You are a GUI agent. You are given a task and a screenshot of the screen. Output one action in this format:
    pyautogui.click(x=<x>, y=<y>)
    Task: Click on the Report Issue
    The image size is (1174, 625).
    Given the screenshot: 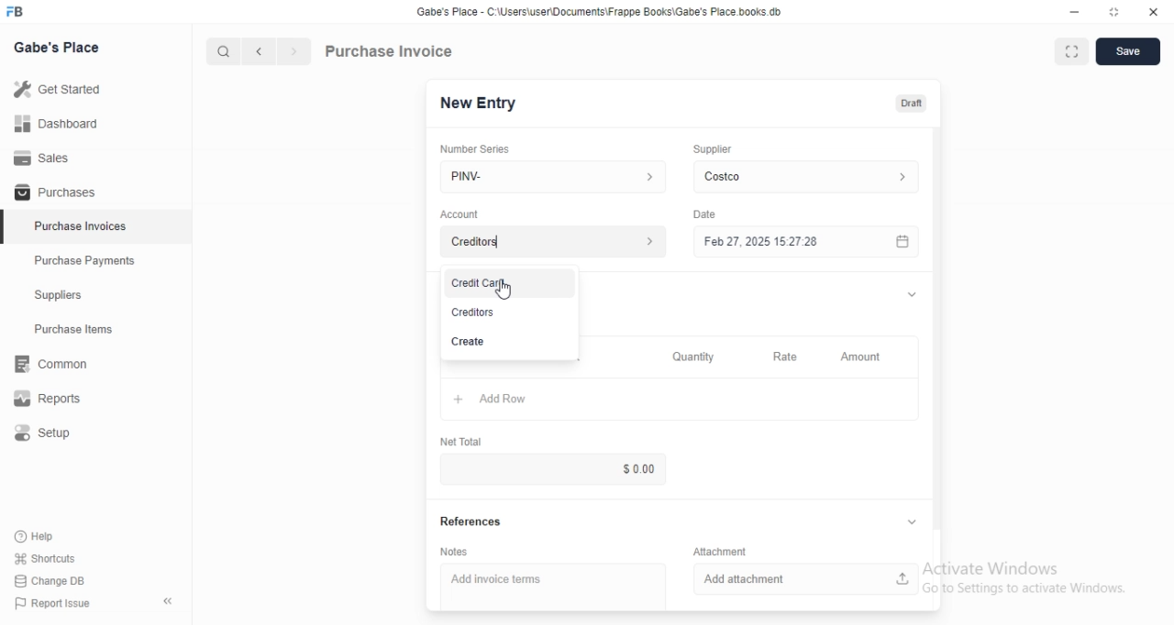 What is the action you would take?
    pyautogui.click(x=53, y=603)
    